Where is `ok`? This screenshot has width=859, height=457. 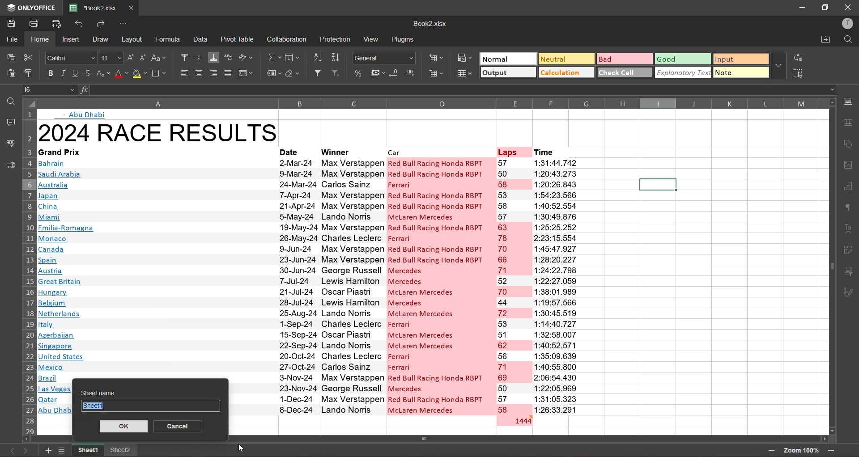
ok is located at coordinates (124, 426).